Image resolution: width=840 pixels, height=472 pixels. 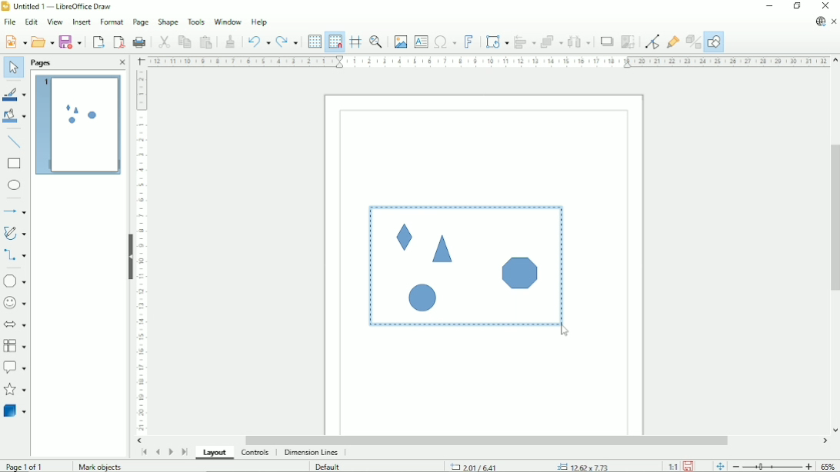 I want to click on Close, so click(x=828, y=6).